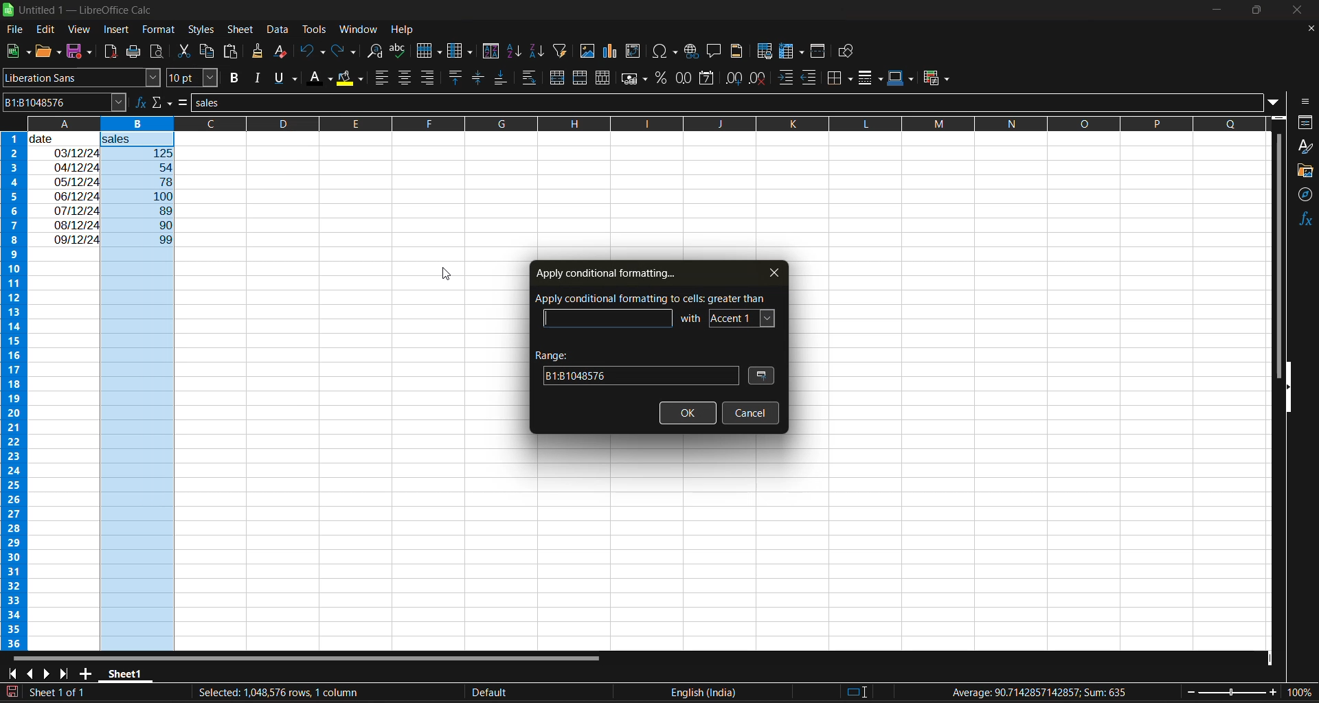 Image resolution: width=1319 pixels, height=703 pixels. I want to click on font, so click(743, 316).